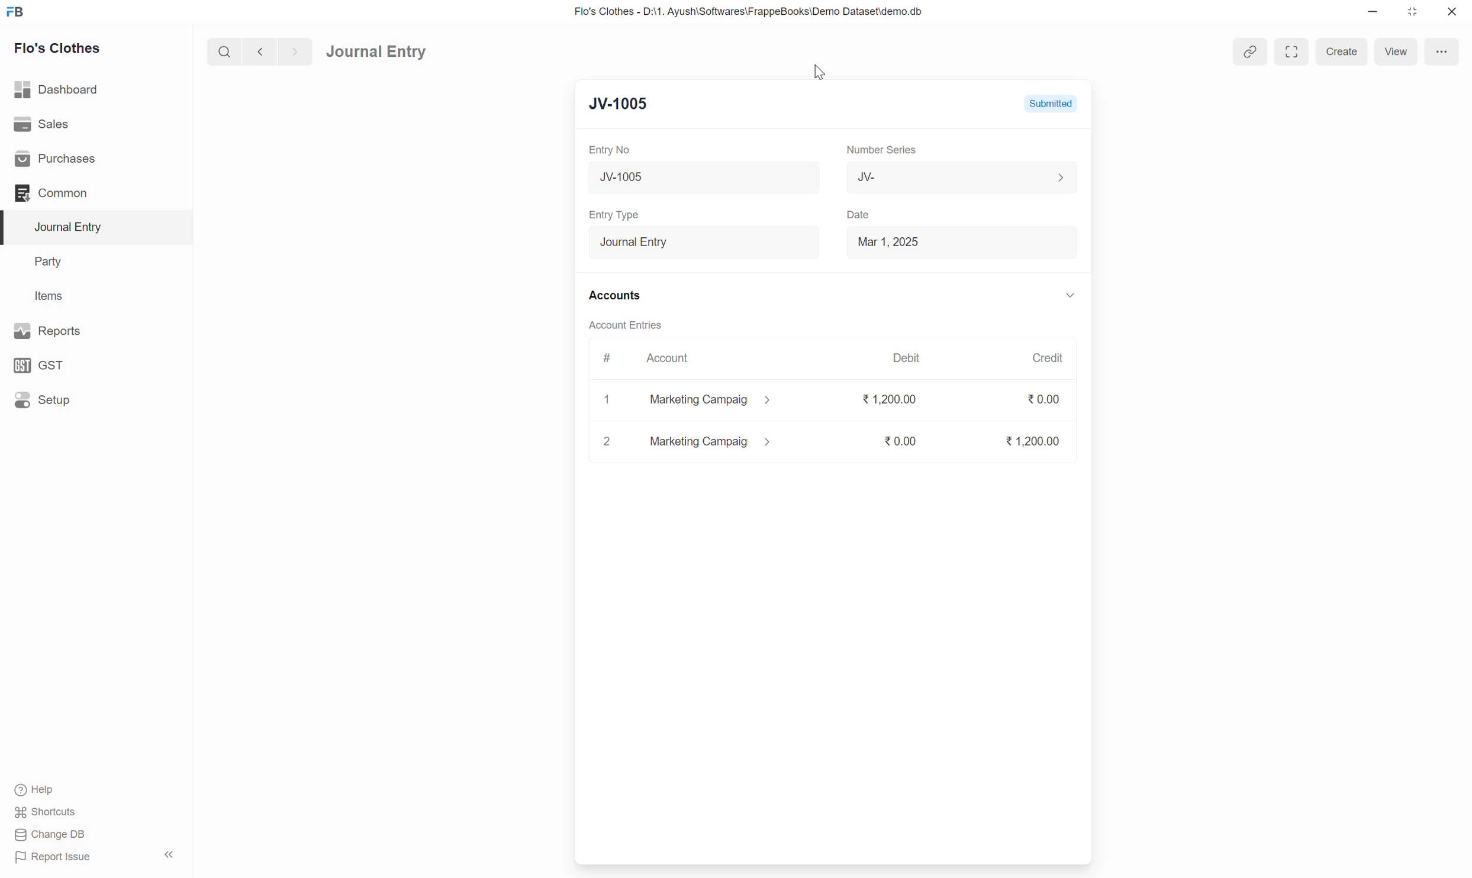 This screenshot has height=878, width=1472. I want to click on cursor, so click(819, 72).